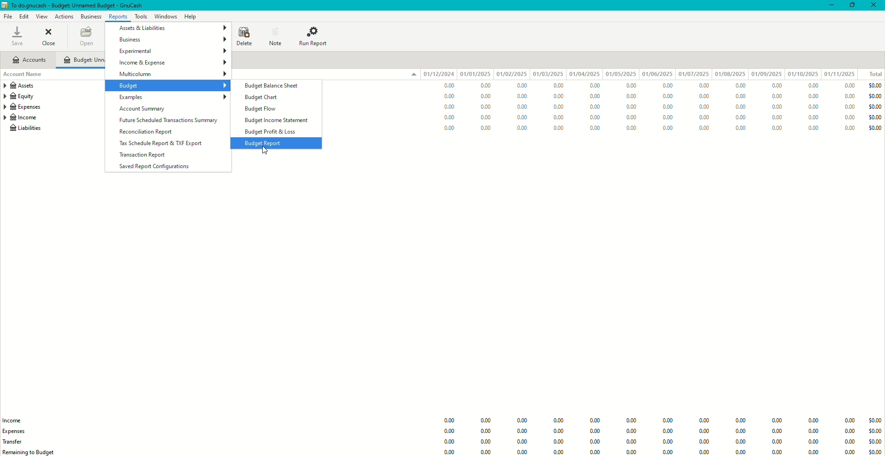 The image size is (885, 456). Describe the element at coordinates (779, 108) in the screenshot. I see `0.00` at that location.